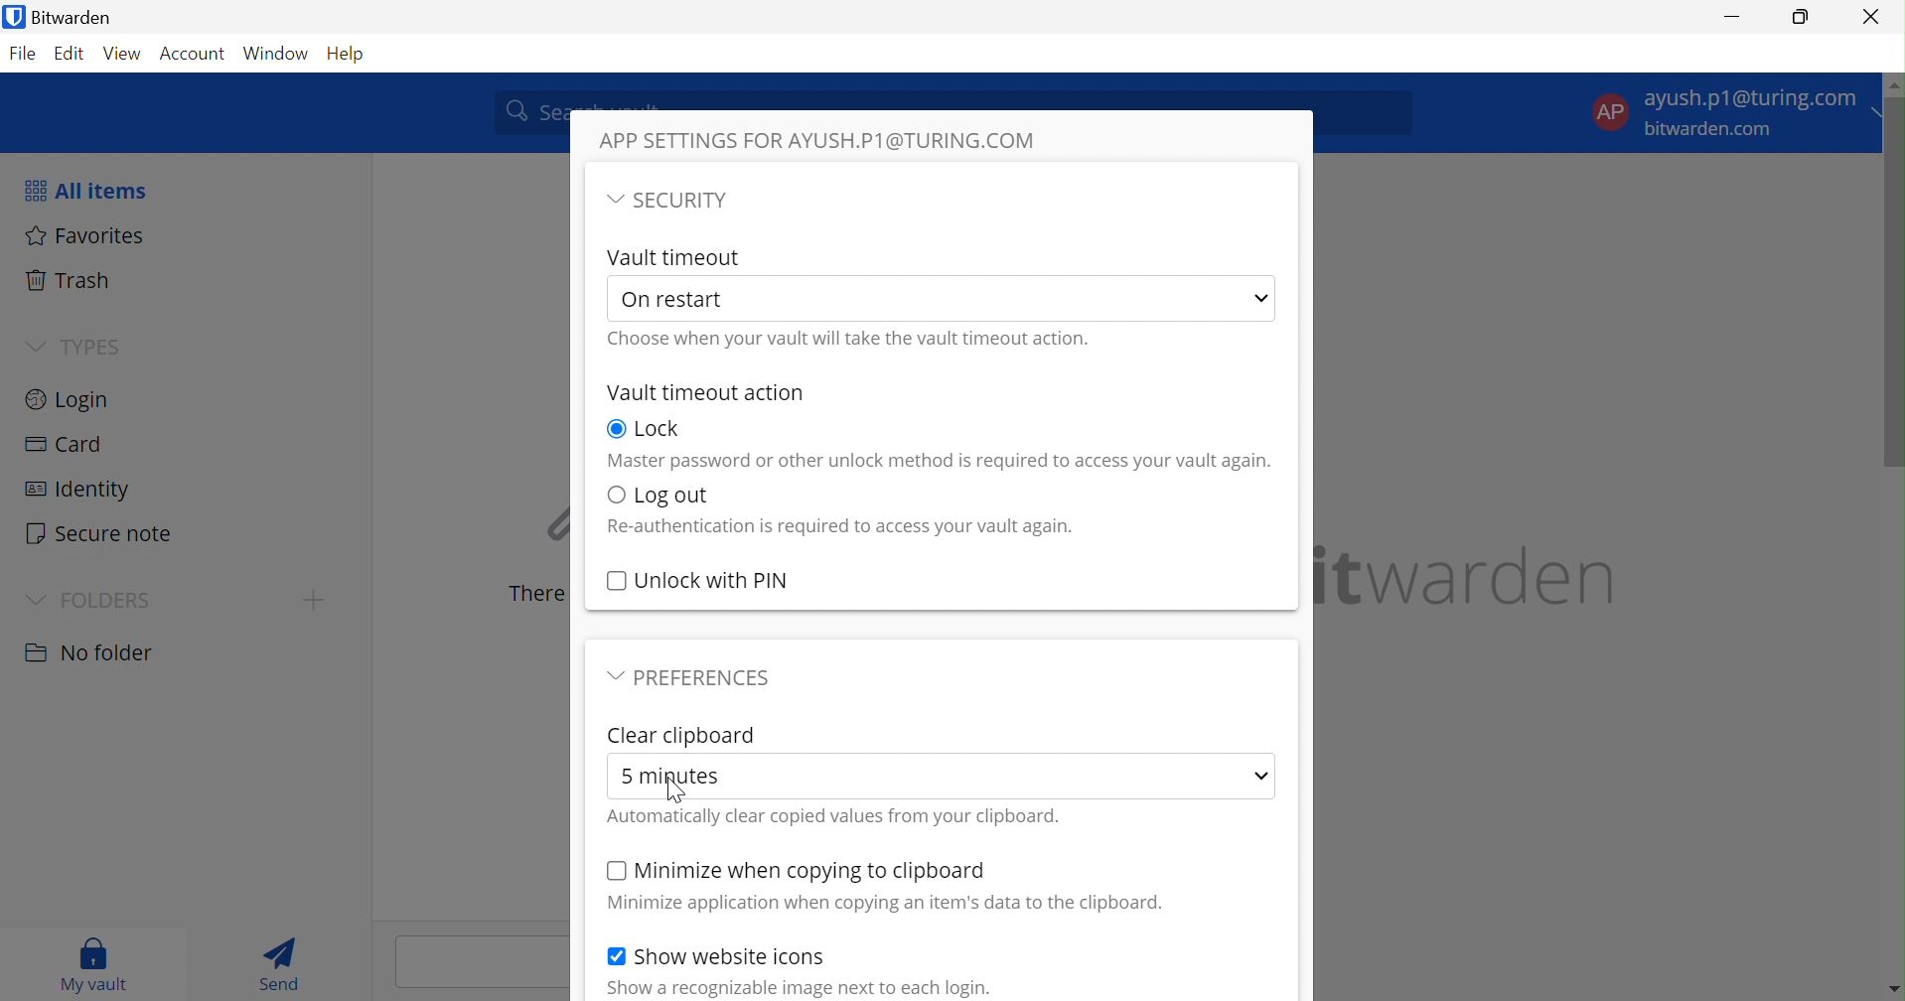  I want to click on Identity, so click(85, 489).